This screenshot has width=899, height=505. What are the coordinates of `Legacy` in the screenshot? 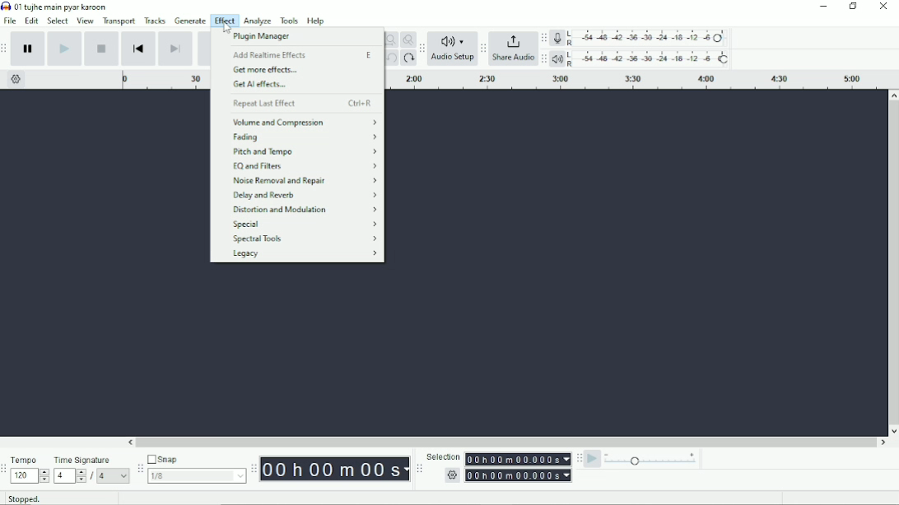 It's located at (304, 255).